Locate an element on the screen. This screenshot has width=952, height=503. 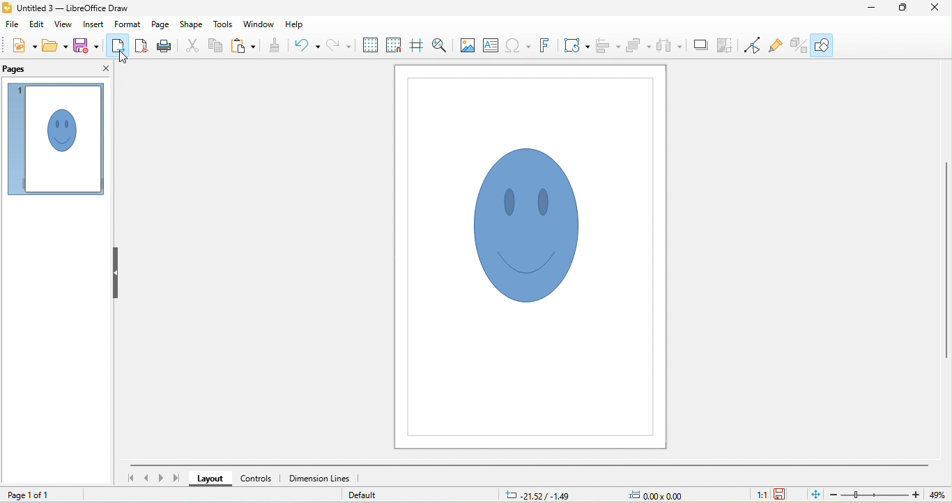
align objects is located at coordinates (608, 47).